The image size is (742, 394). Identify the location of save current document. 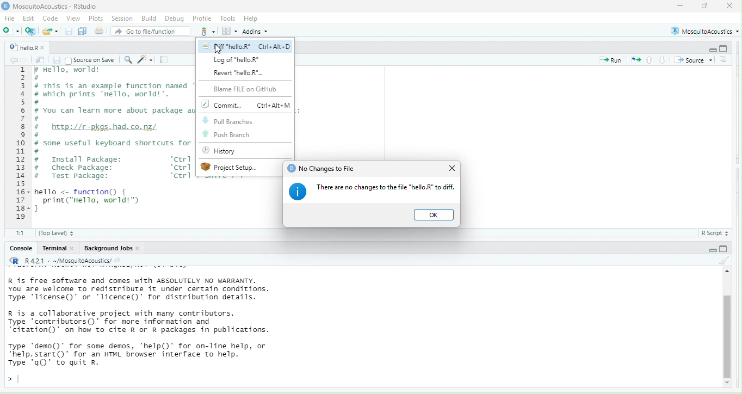
(57, 60).